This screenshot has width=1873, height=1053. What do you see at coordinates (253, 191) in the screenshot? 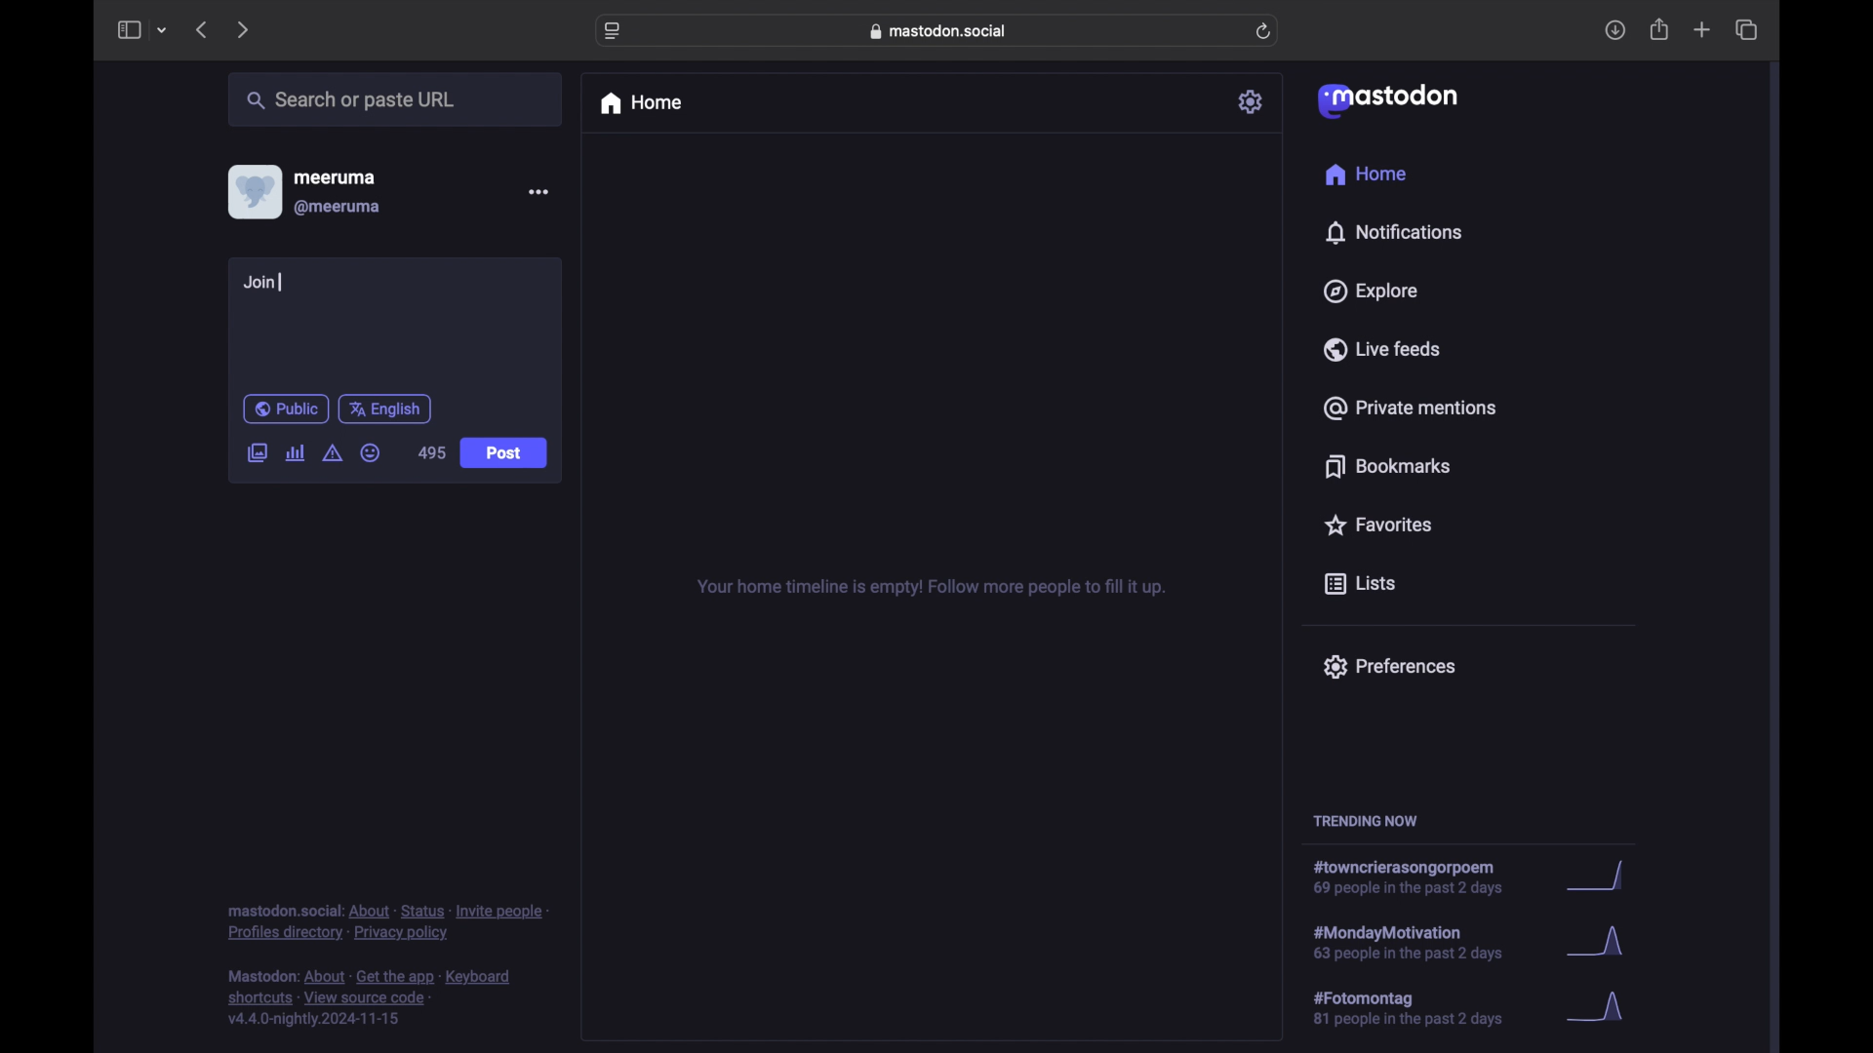
I see `display picture` at bounding box center [253, 191].